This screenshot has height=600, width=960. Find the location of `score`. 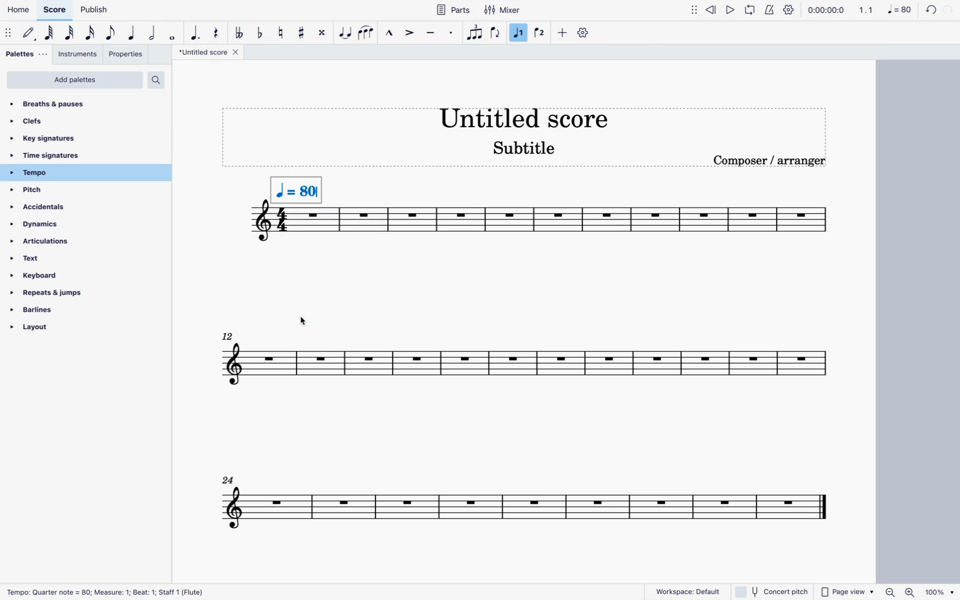

score is located at coordinates (591, 224).